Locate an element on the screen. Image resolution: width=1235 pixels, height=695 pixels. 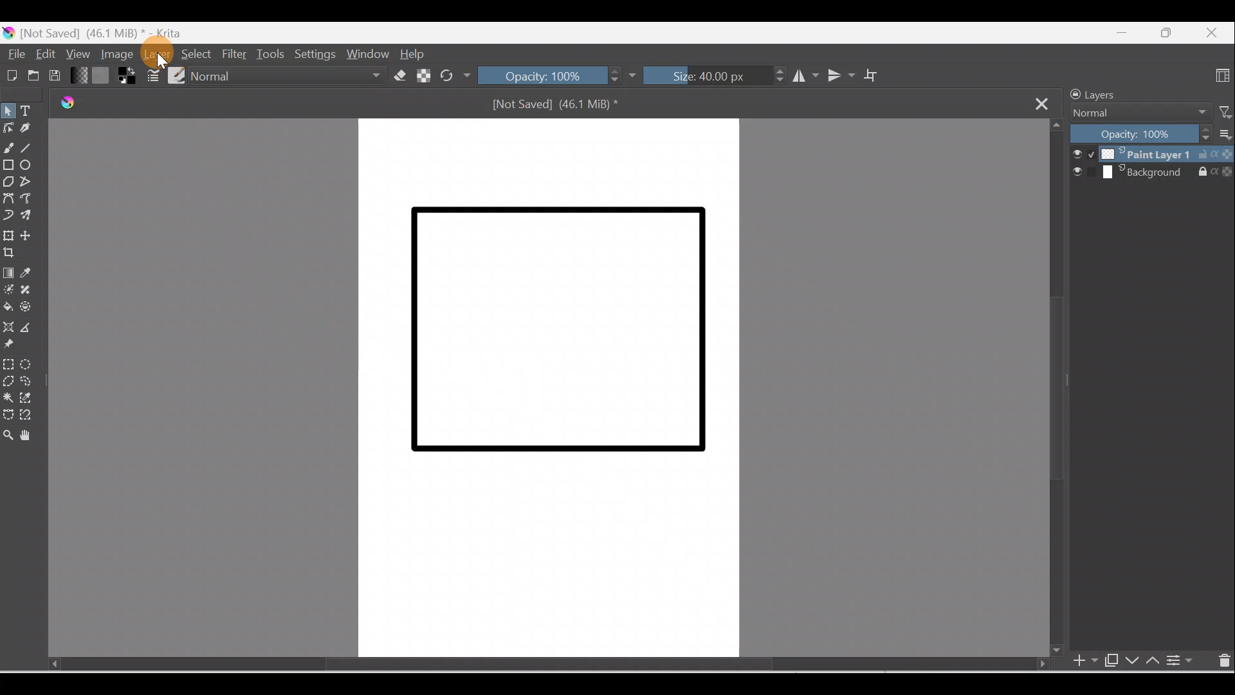
Edit brush settings is located at coordinates (151, 75).